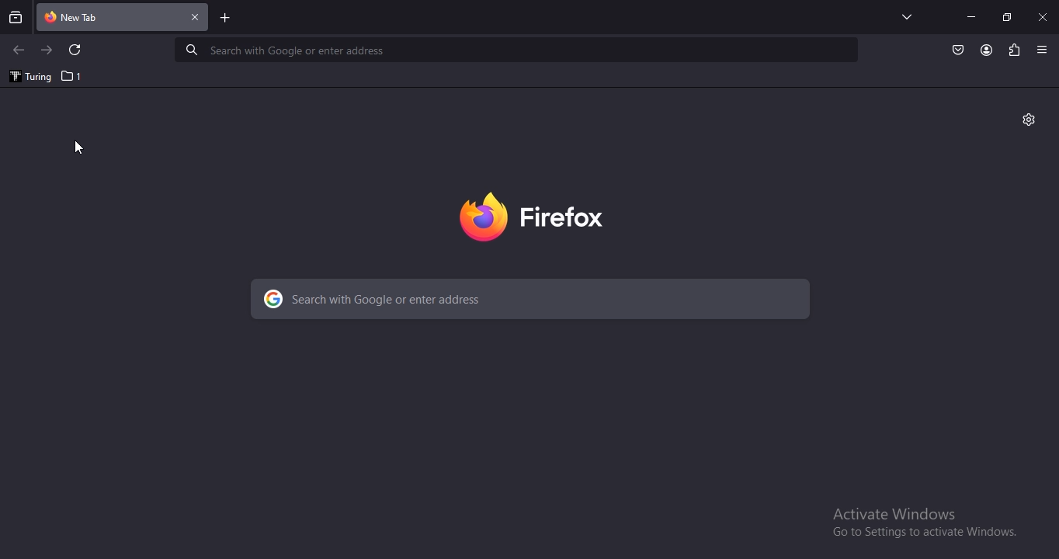 This screenshot has width=1059, height=559. Describe the element at coordinates (123, 18) in the screenshot. I see `current tab` at that location.